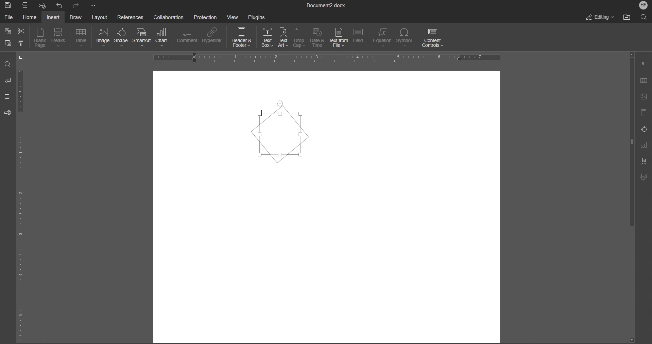 This screenshot has height=344, width=652. What do you see at coordinates (129, 17) in the screenshot?
I see `References` at bounding box center [129, 17].